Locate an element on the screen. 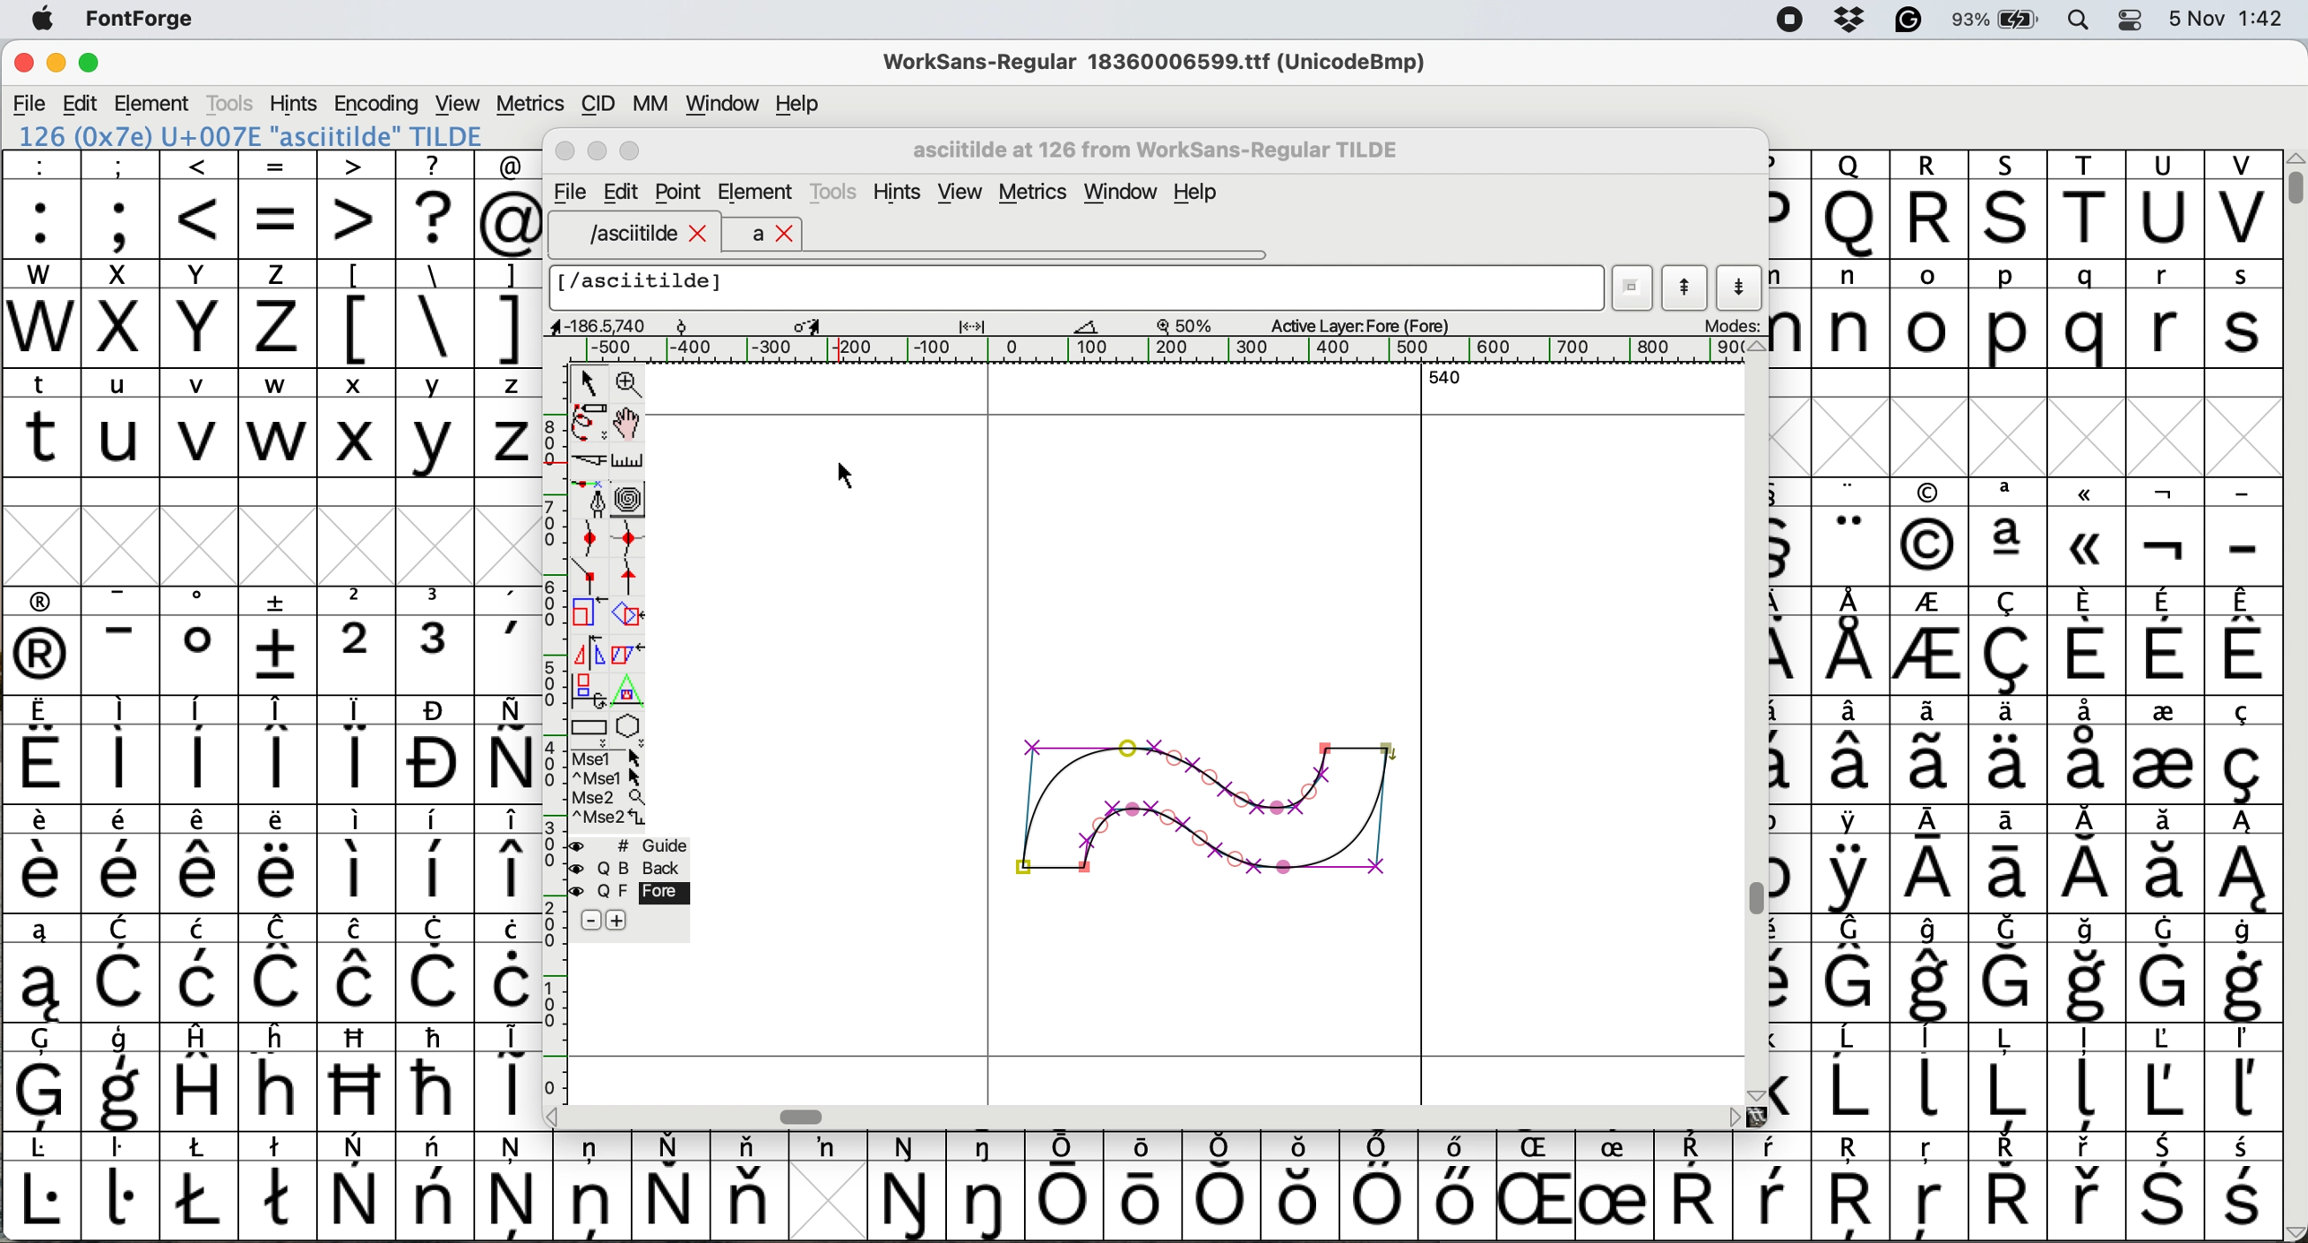  t is located at coordinates (41, 421).